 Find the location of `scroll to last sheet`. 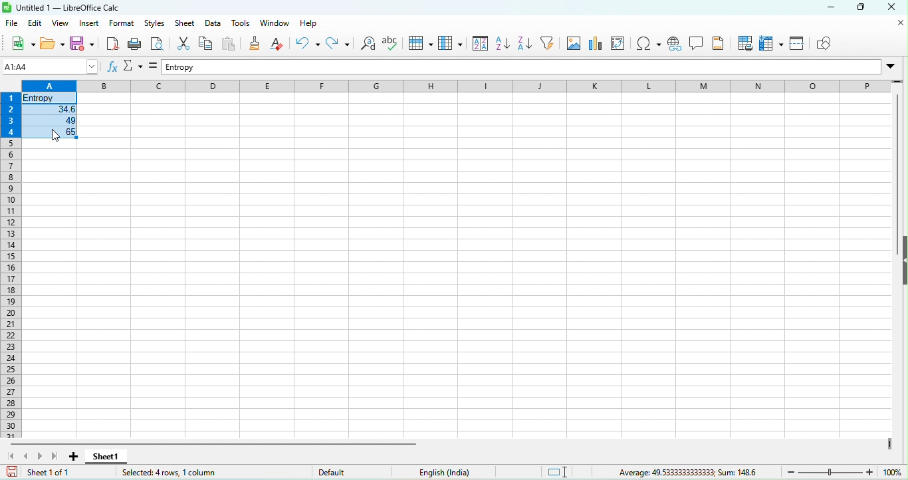

scroll to last sheet is located at coordinates (56, 456).